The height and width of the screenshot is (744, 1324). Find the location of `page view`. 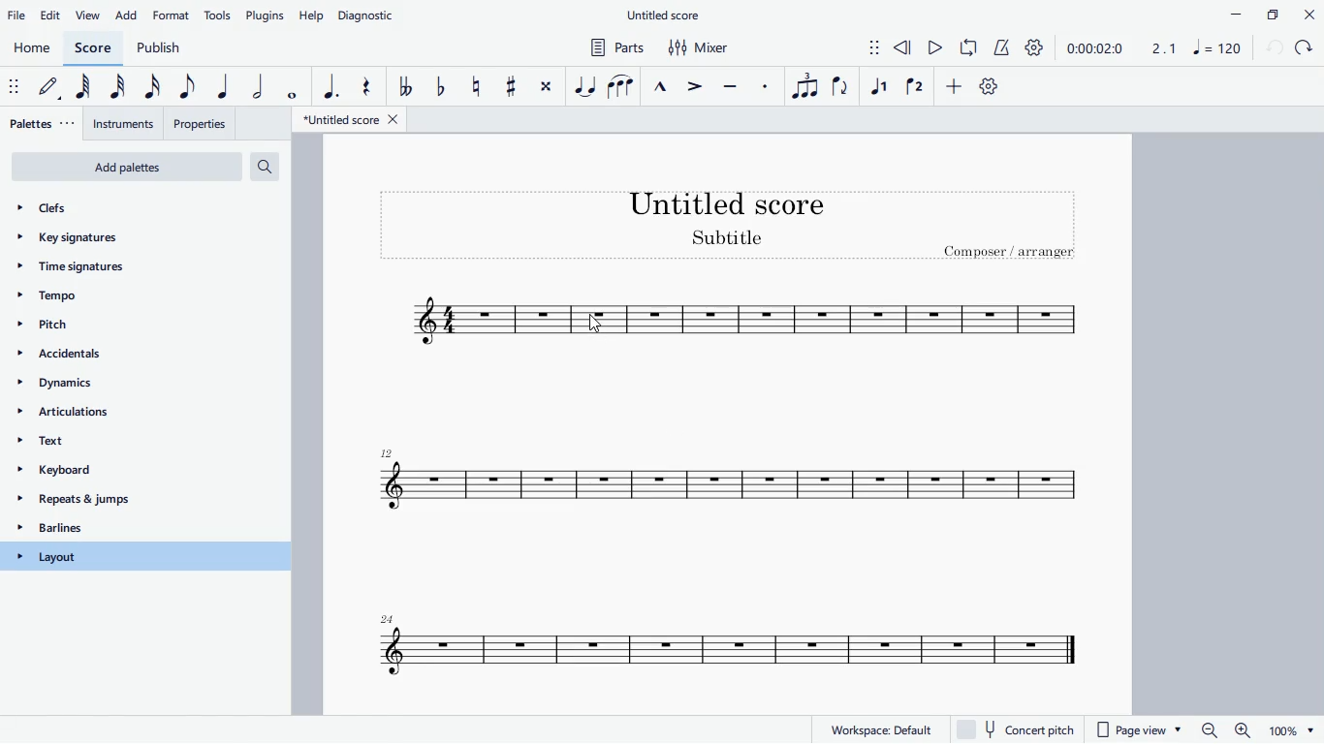

page view is located at coordinates (1142, 730).